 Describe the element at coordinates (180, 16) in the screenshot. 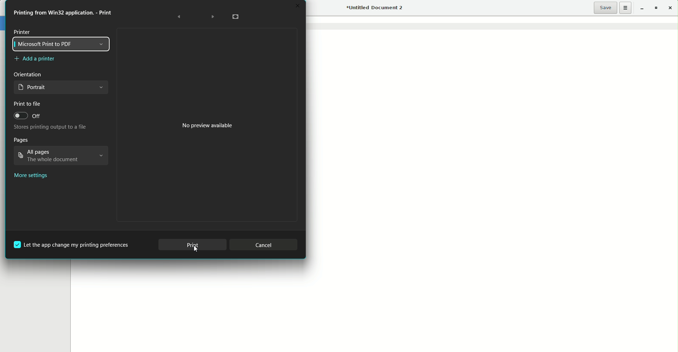

I see `Previous page` at that location.